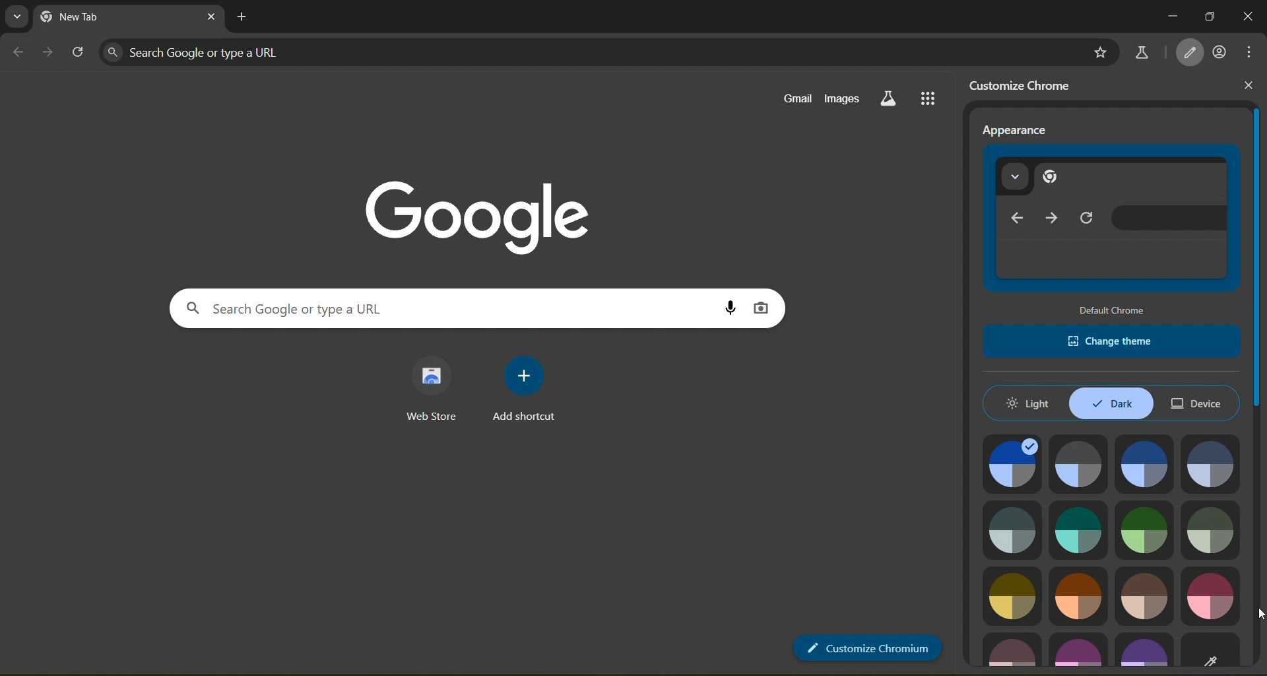  I want to click on close, so click(208, 17).